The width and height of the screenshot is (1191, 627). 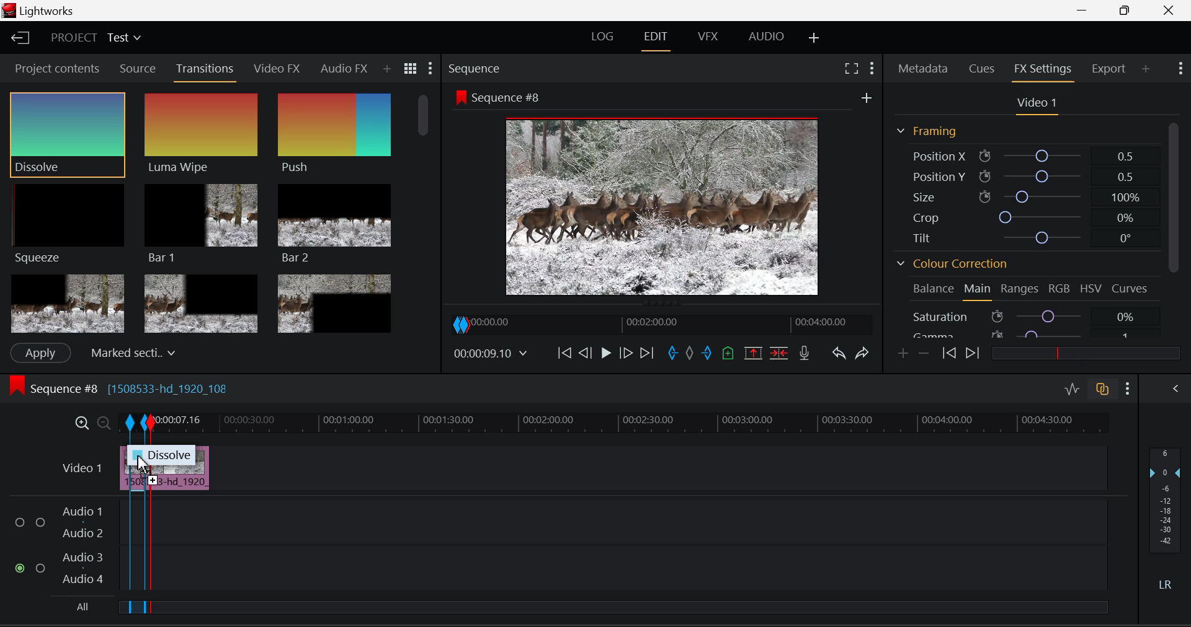 What do you see at coordinates (130, 351) in the screenshot?
I see `Centered here` at bounding box center [130, 351].